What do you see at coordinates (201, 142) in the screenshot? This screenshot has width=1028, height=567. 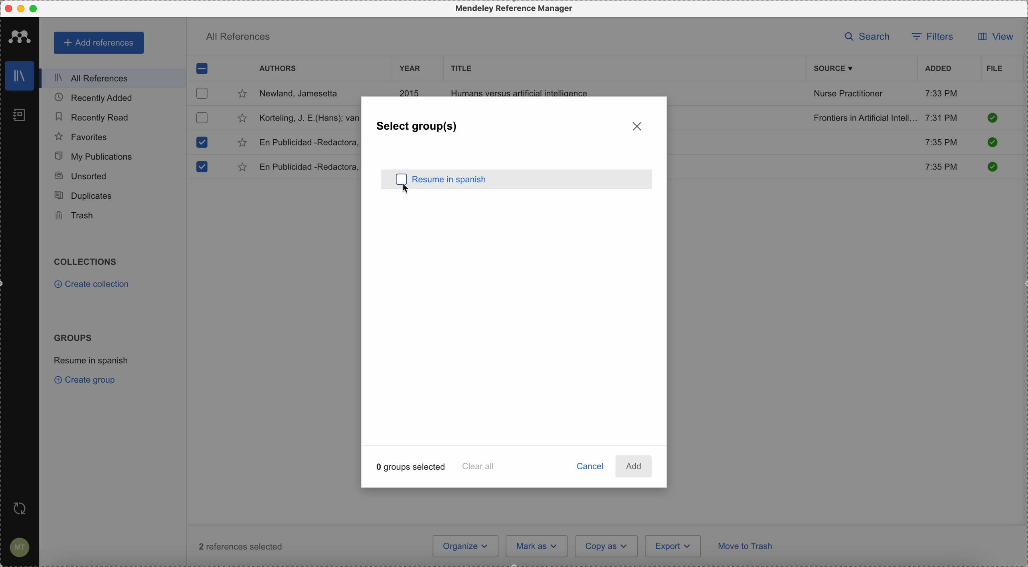 I see `checkbox selected` at bounding box center [201, 142].